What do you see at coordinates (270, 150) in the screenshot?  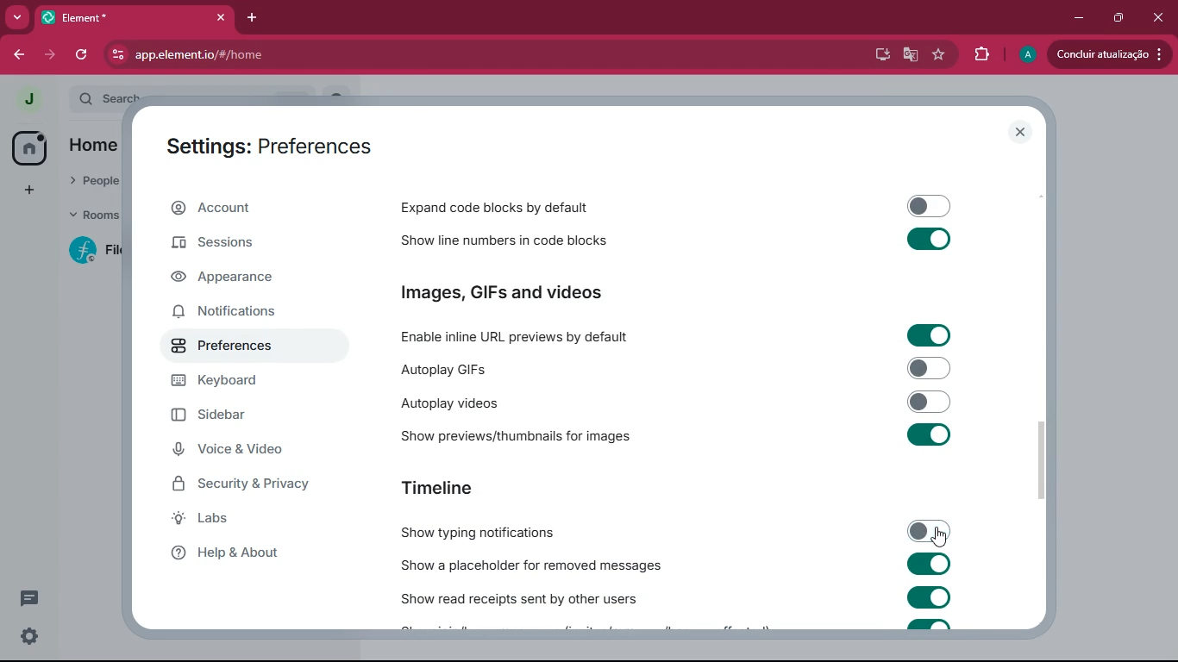 I see `settings: preferences` at bounding box center [270, 150].